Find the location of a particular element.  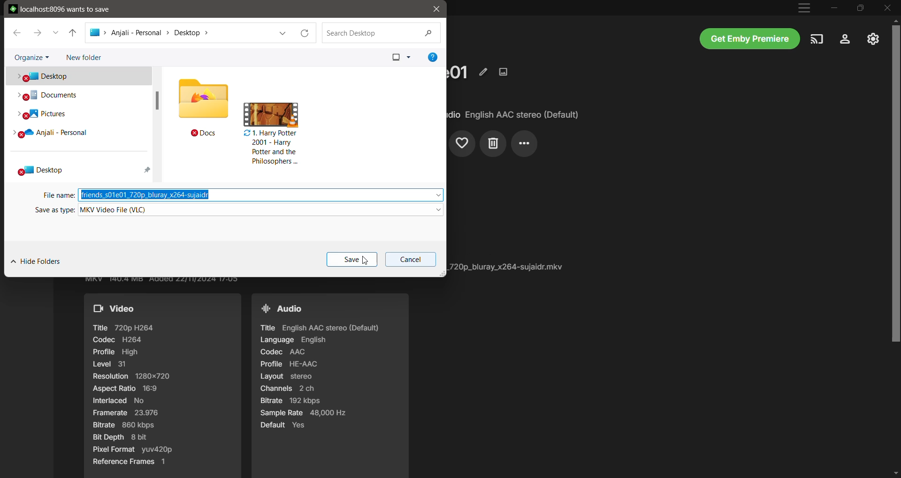

Video details is located at coordinates (163, 386).